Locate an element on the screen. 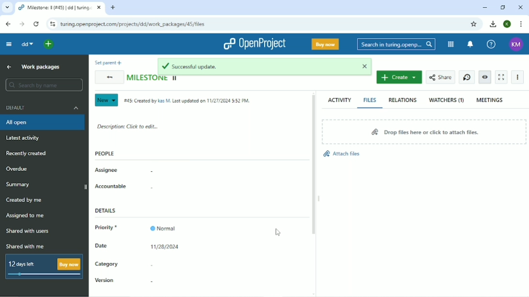  Assigned to me is located at coordinates (25, 216).